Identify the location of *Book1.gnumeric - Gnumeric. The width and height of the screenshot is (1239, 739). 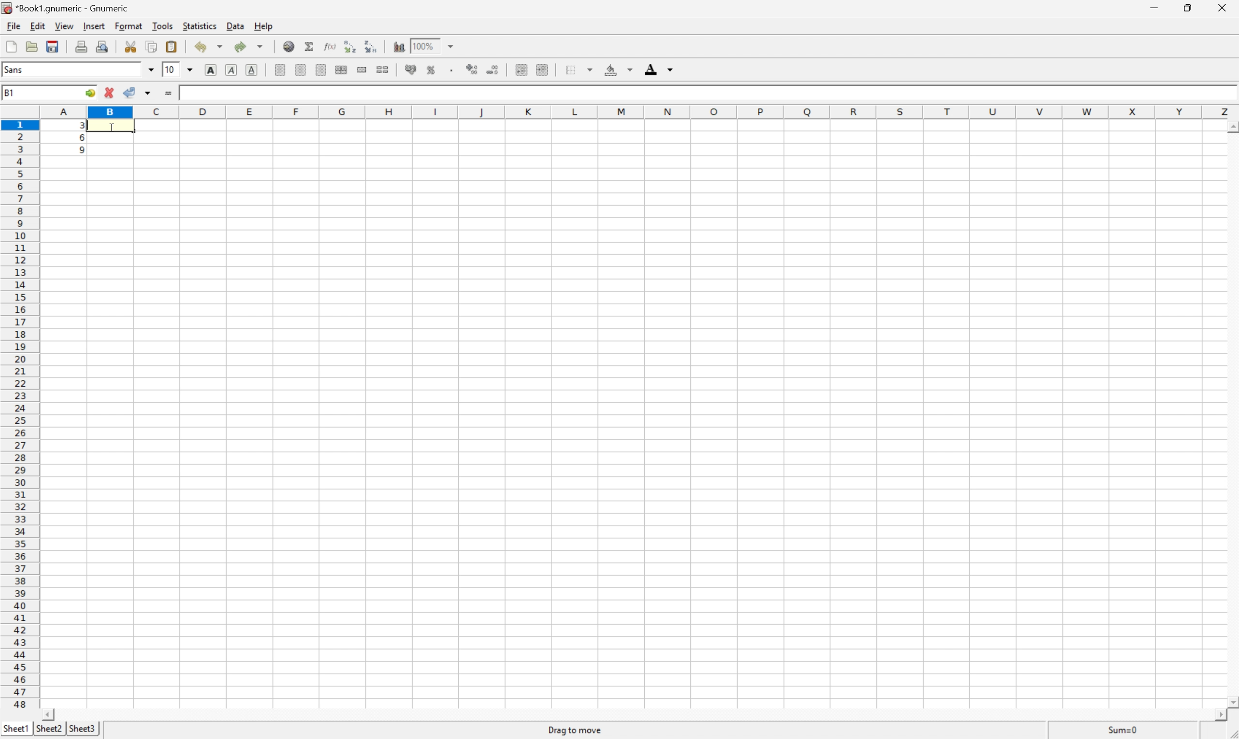
(67, 9).